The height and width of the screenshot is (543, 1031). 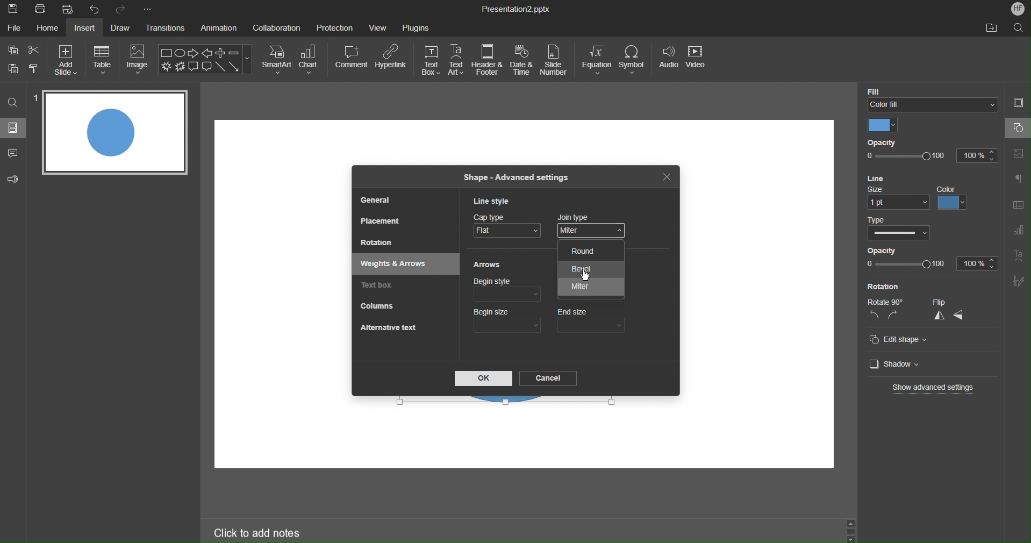 I want to click on Arrows, so click(x=487, y=266).